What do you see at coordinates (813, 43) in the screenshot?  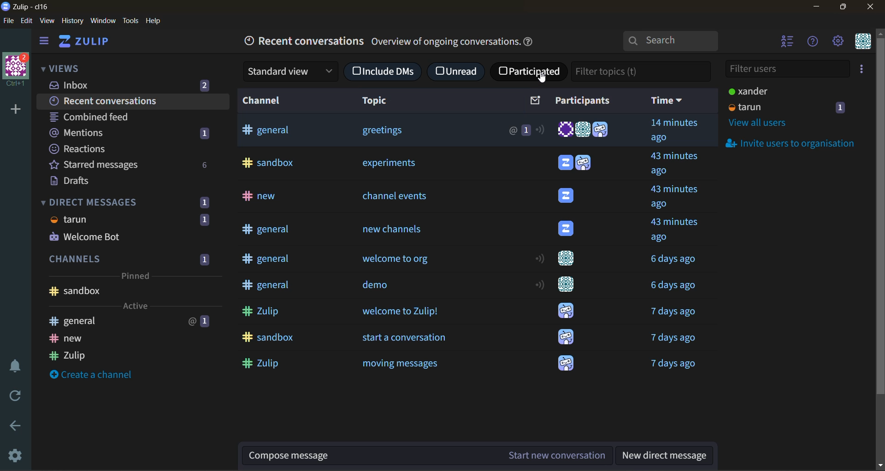 I see `help menu` at bounding box center [813, 43].